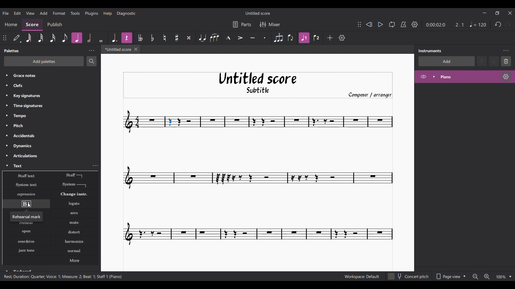 This screenshot has width=515, height=289. Describe the element at coordinates (278, 38) in the screenshot. I see `Tuplet` at that location.